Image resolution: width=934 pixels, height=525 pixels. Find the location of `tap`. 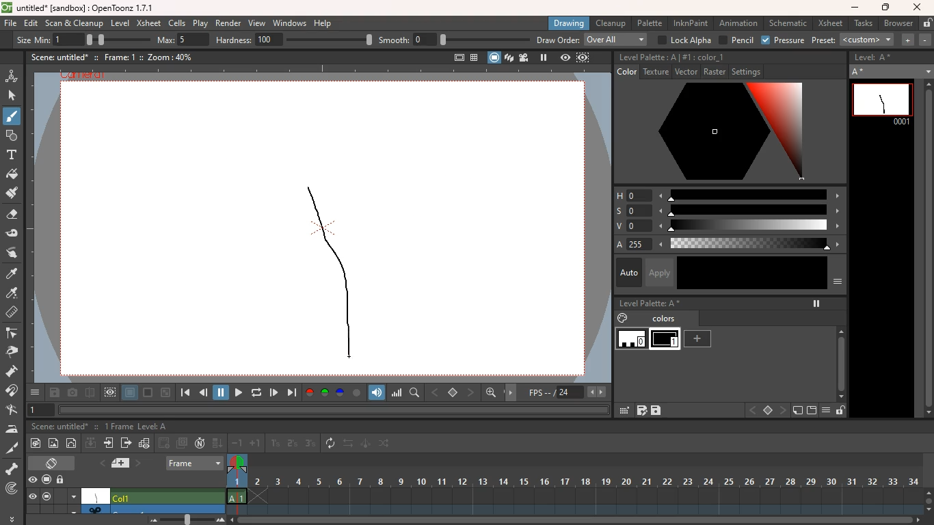

tap is located at coordinates (14, 411).